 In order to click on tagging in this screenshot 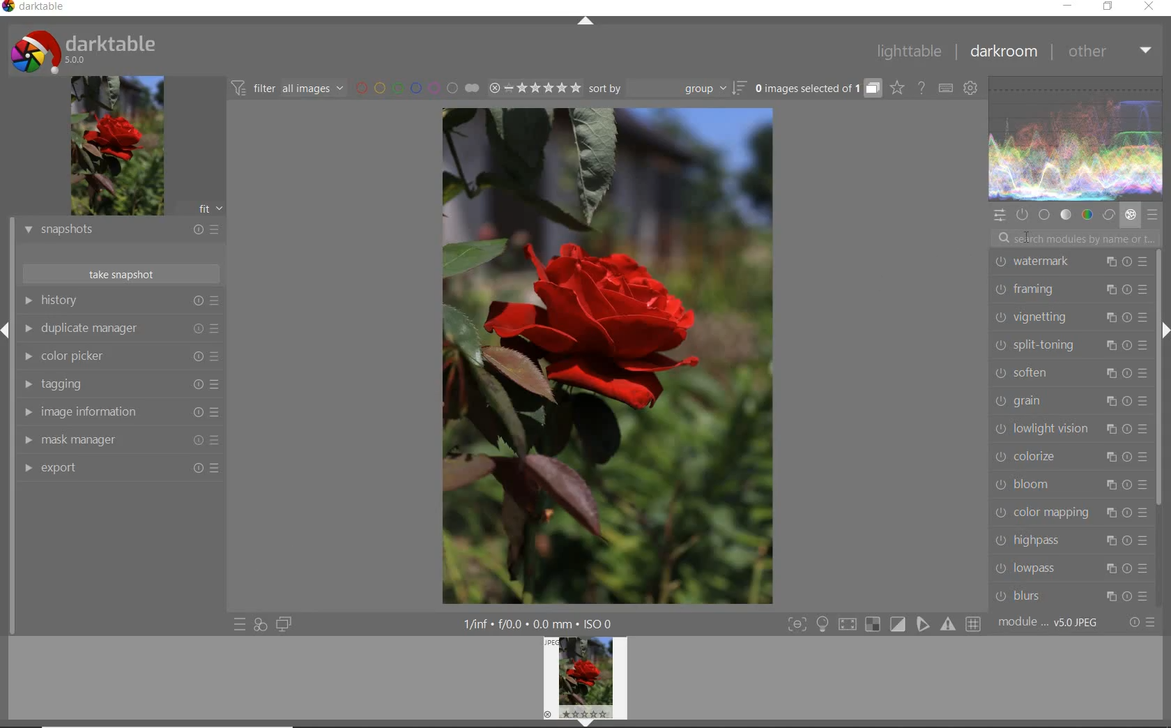, I will do `click(120, 384)`.